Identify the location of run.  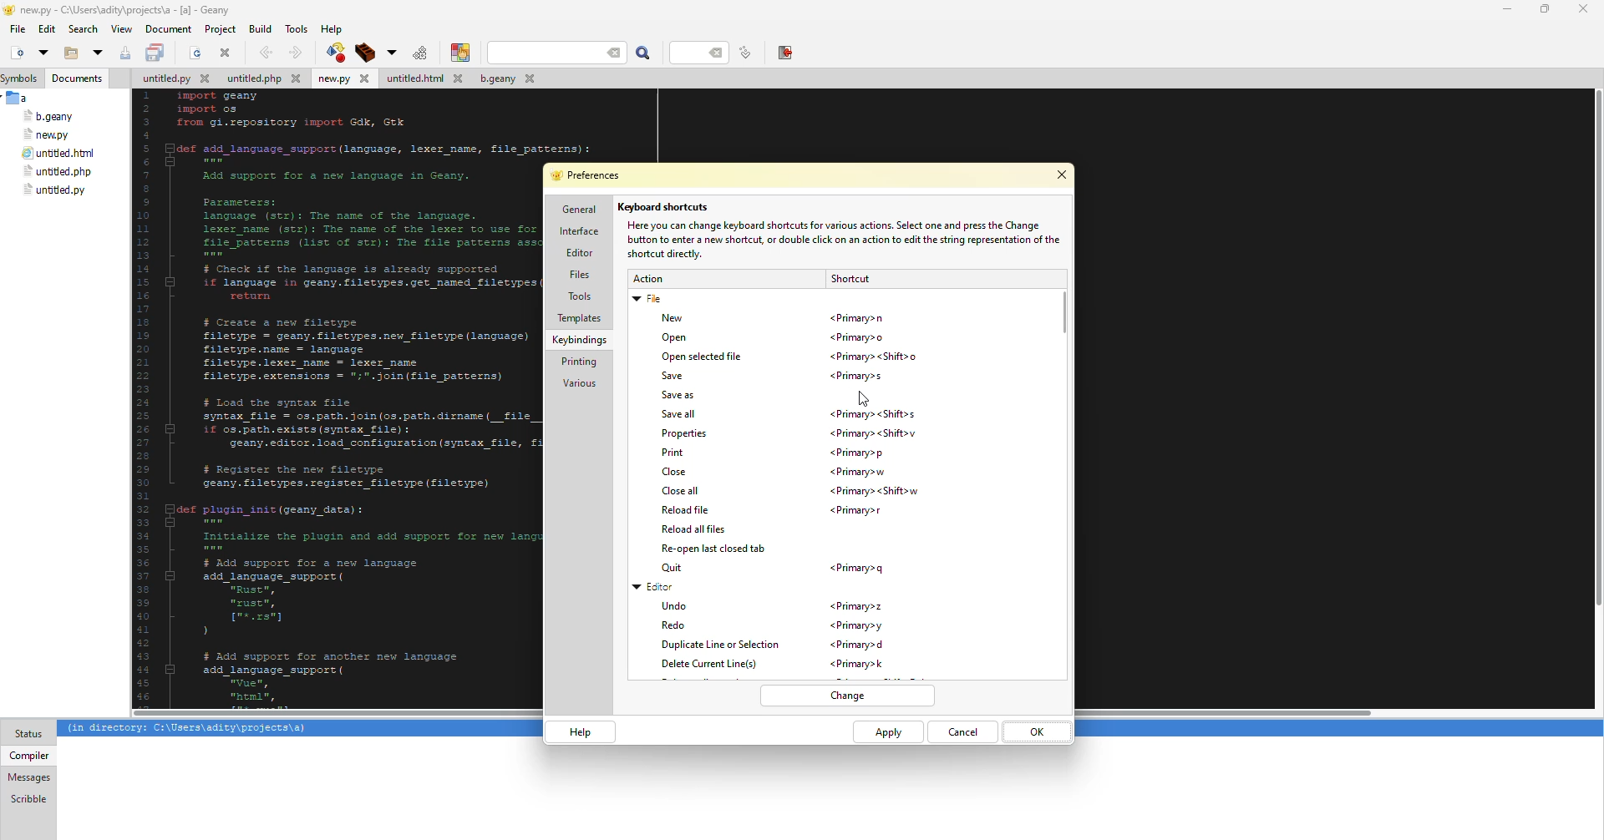
(418, 53).